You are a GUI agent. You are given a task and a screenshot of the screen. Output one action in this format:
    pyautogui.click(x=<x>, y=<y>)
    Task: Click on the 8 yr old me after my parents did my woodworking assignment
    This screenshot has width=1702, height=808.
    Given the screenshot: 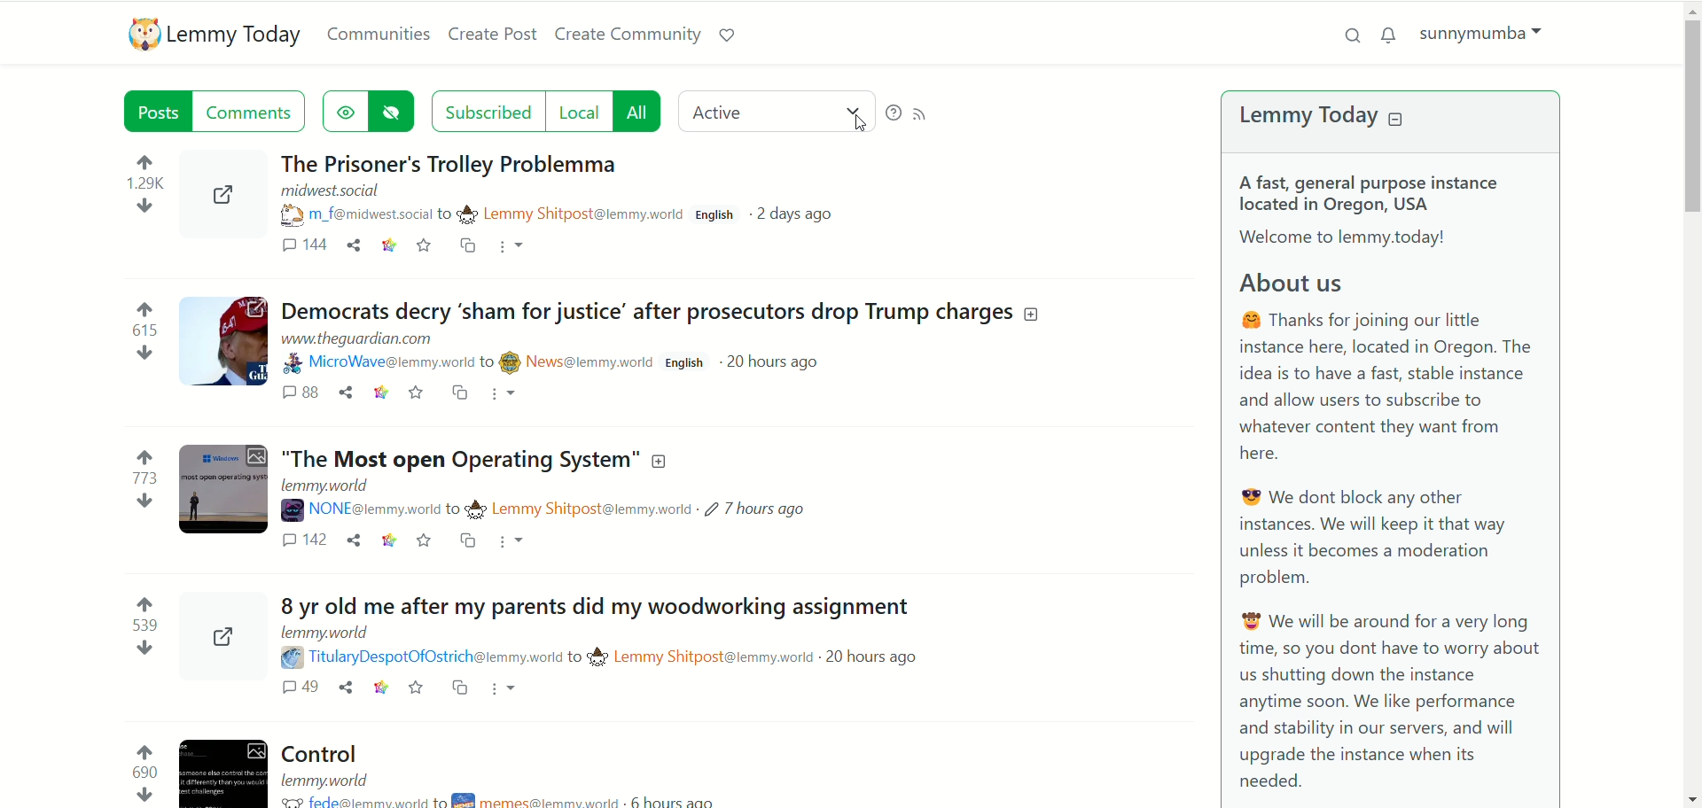 What is the action you would take?
    pyautogui.click(x=589, y=606)
    